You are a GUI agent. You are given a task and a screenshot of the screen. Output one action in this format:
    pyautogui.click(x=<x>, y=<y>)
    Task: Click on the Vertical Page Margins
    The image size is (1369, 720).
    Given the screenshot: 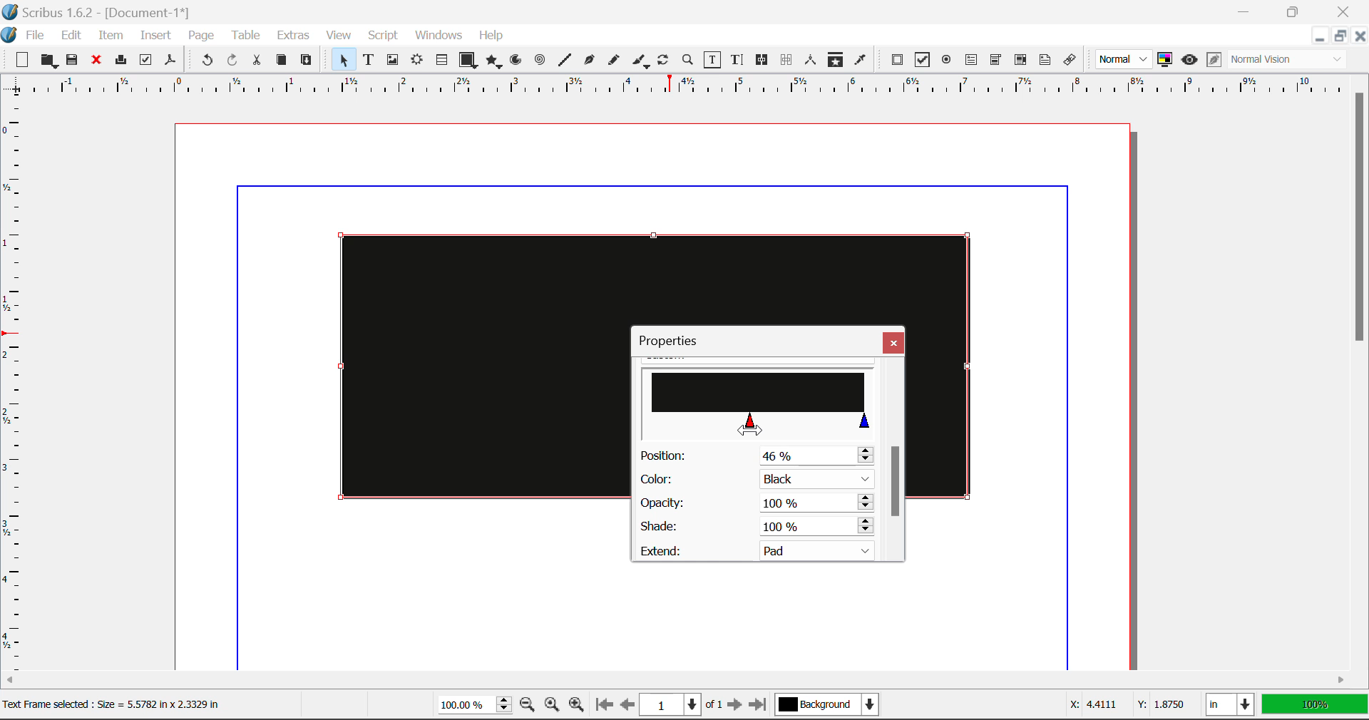 What is the action you would take?
    pyautogui.click(x=684, y=90)
    